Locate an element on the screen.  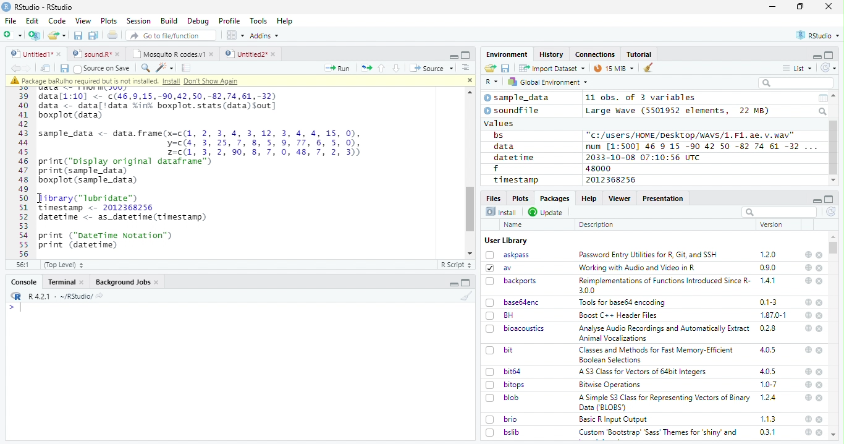
4.0.5 is located at coordinates (768, 371).